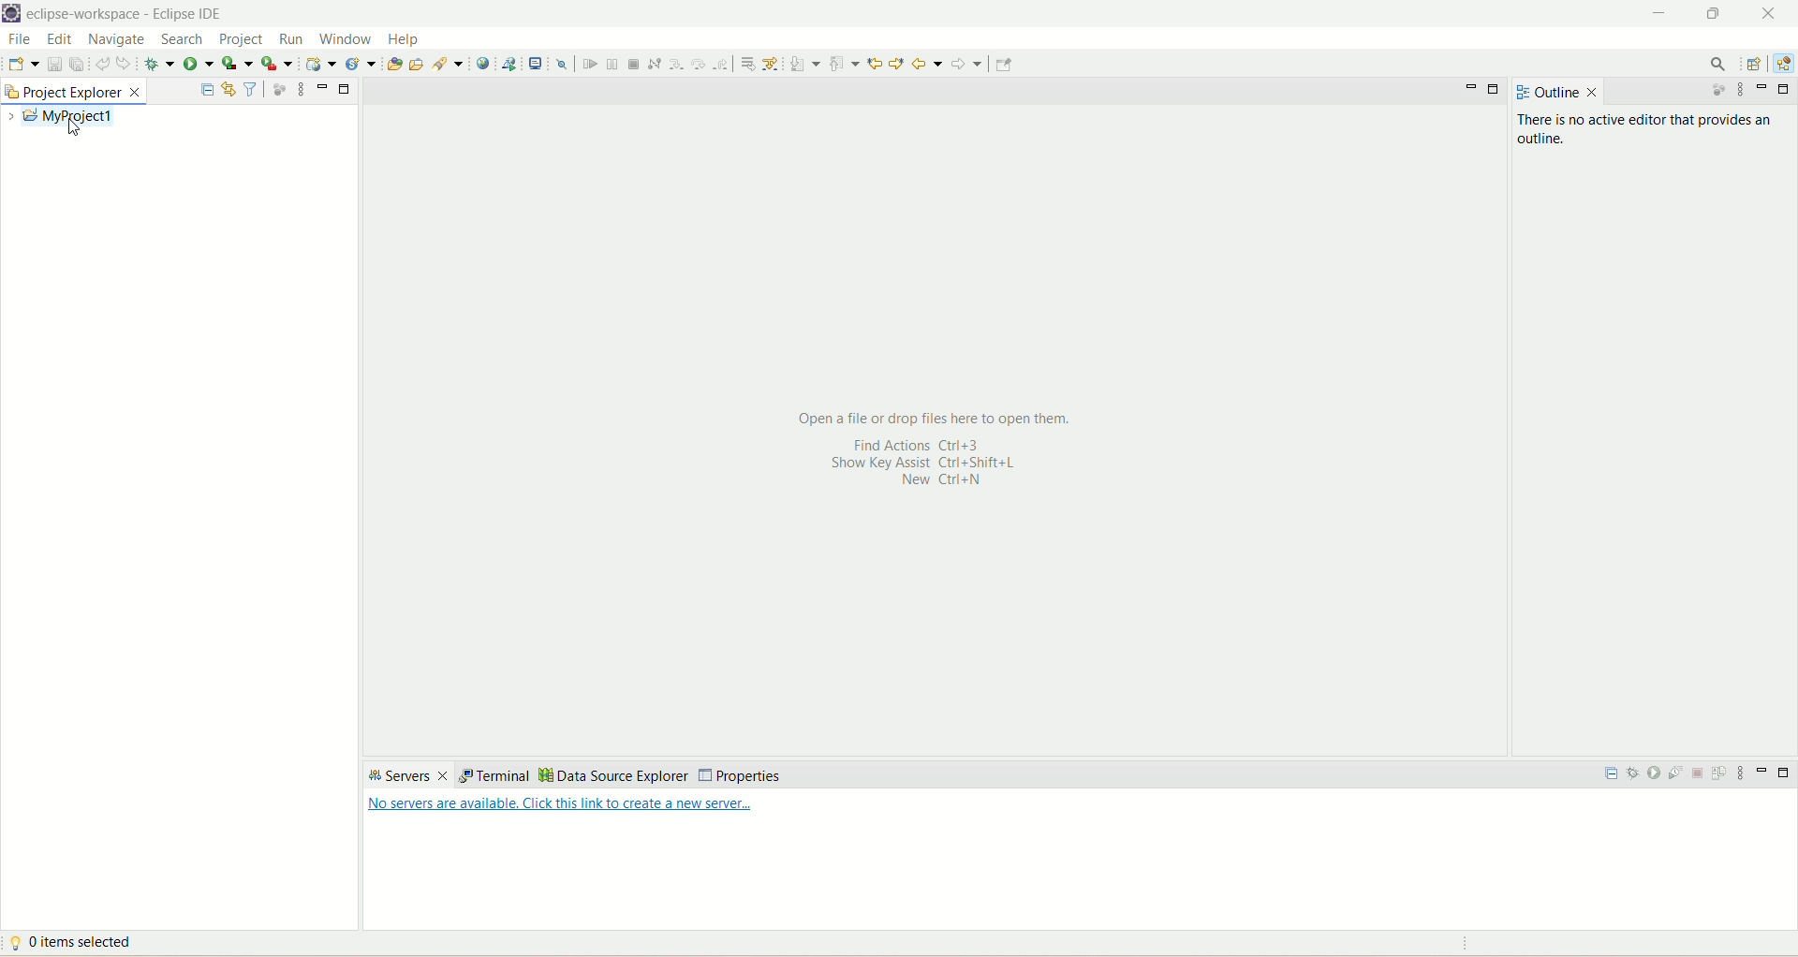 The image size is (1798, 957). I want to click on step into, so click(676, 66).